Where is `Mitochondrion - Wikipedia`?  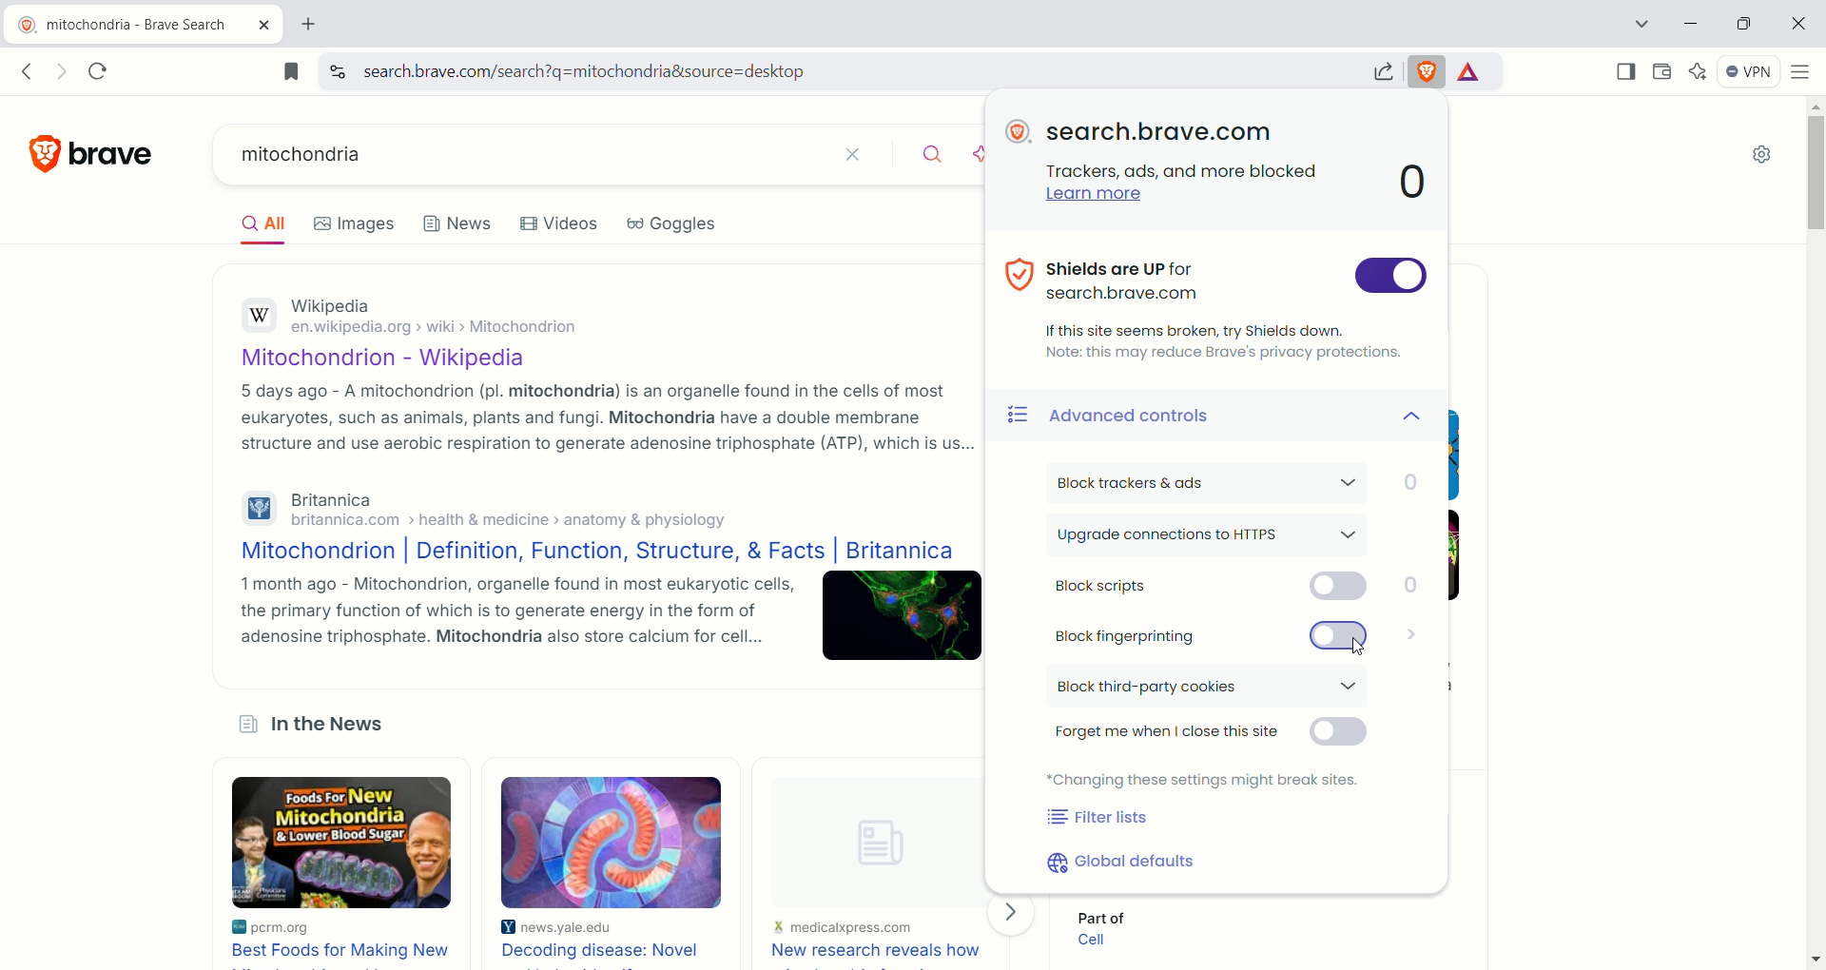
Mitochondrion - Wikipedia is located at coordinates (401, 360).